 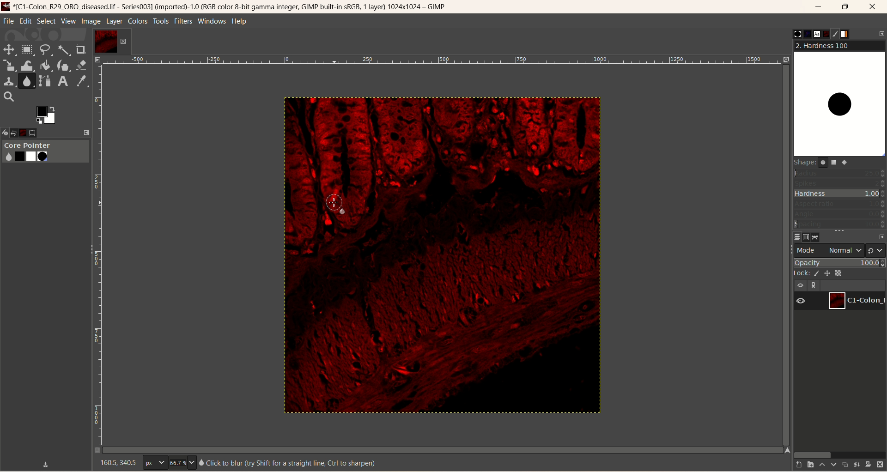 What do you see at coordinates (81, 49) in the screenshot?
I see `crop tool` at bounding box center [81, 49].